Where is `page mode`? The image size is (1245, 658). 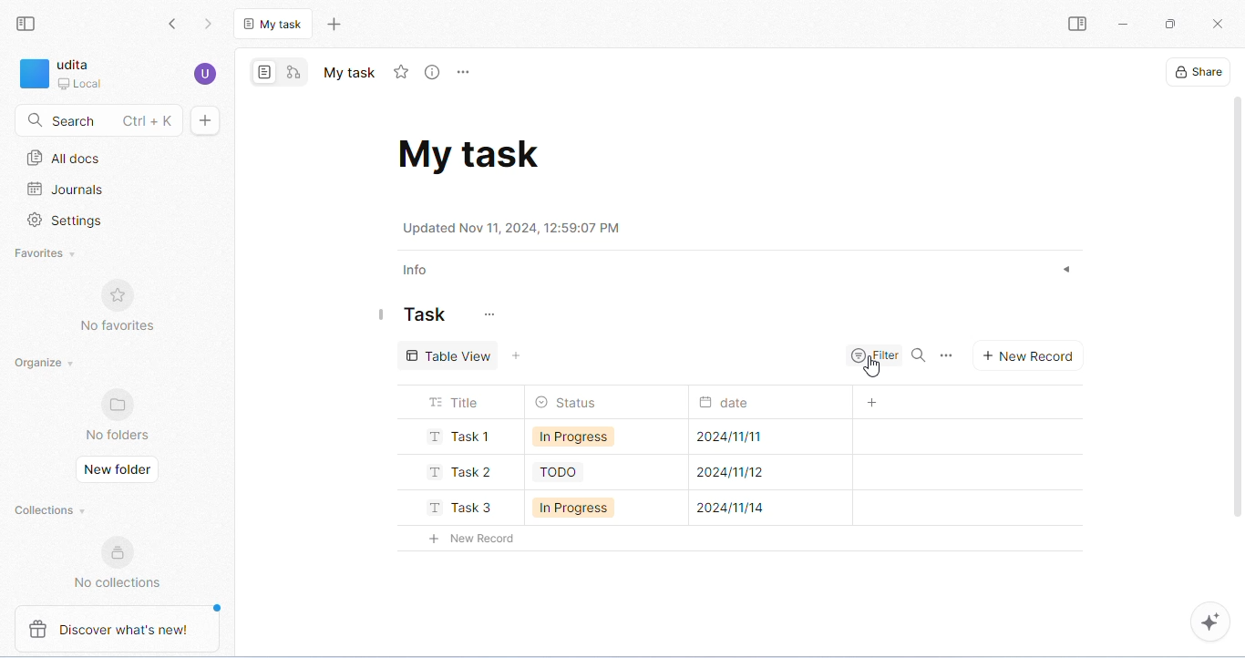 page mode is located at coordinates (265, 71).